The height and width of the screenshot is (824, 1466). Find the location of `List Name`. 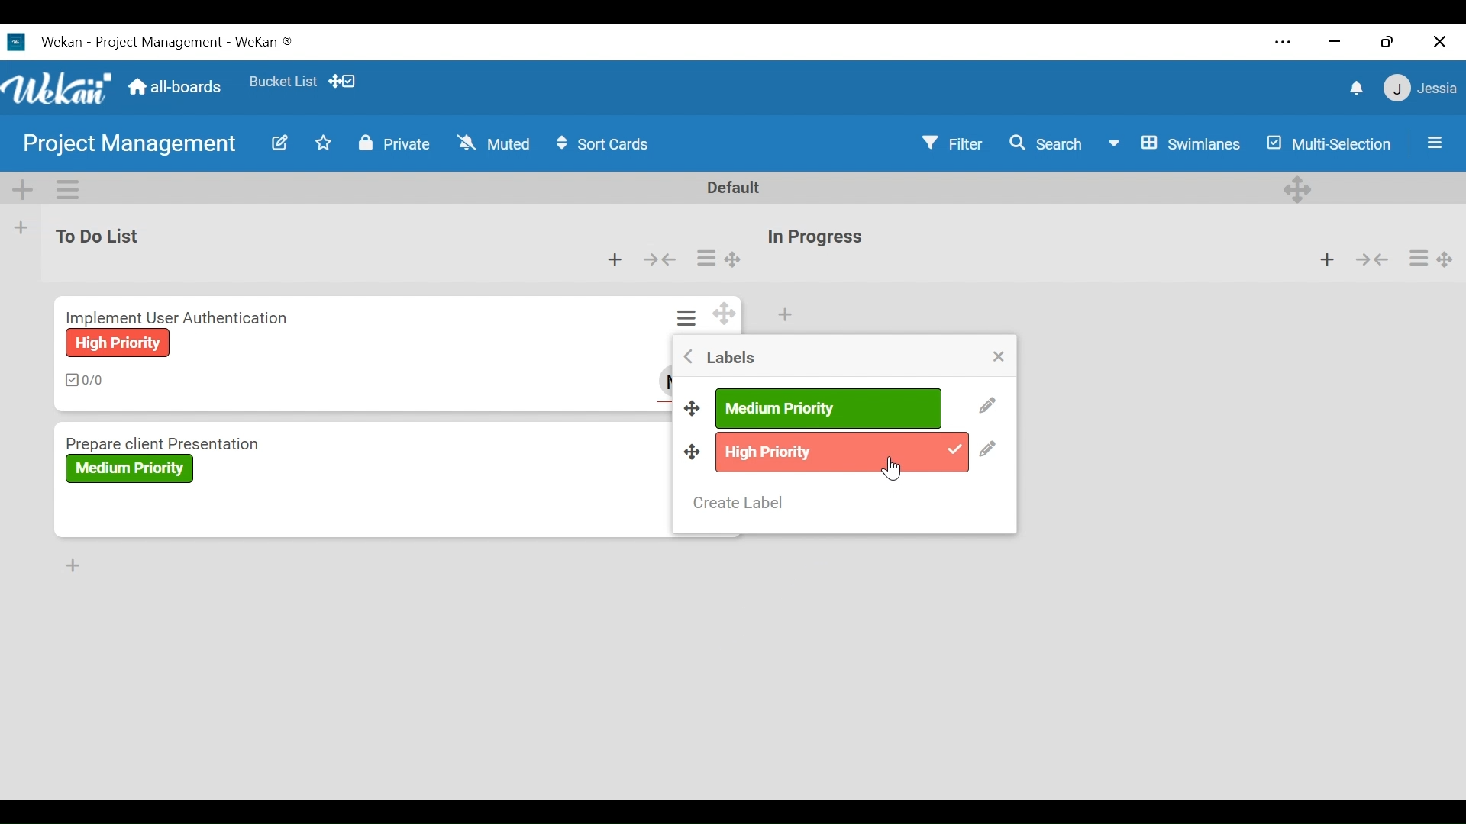

List Name is located at coordinates (95, 234).